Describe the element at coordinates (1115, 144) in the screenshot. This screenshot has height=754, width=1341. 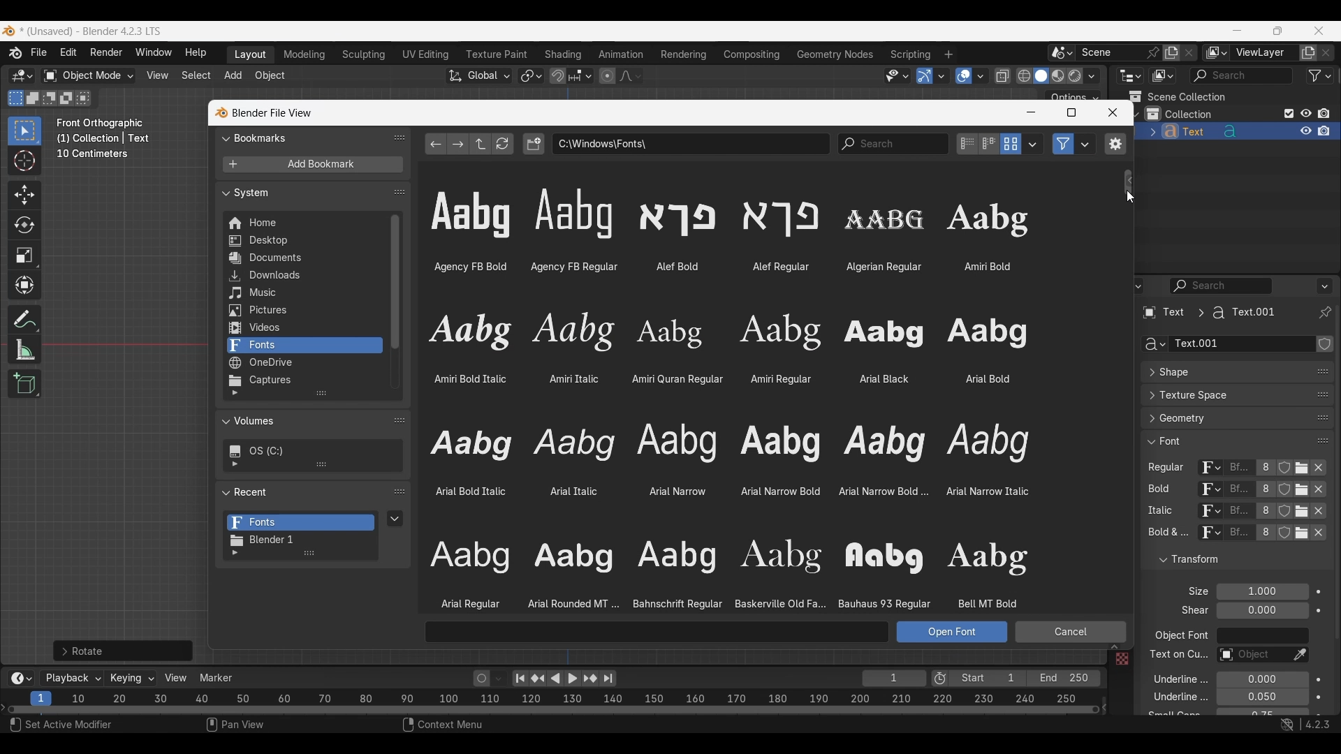
I see `Toggle region` at that location.